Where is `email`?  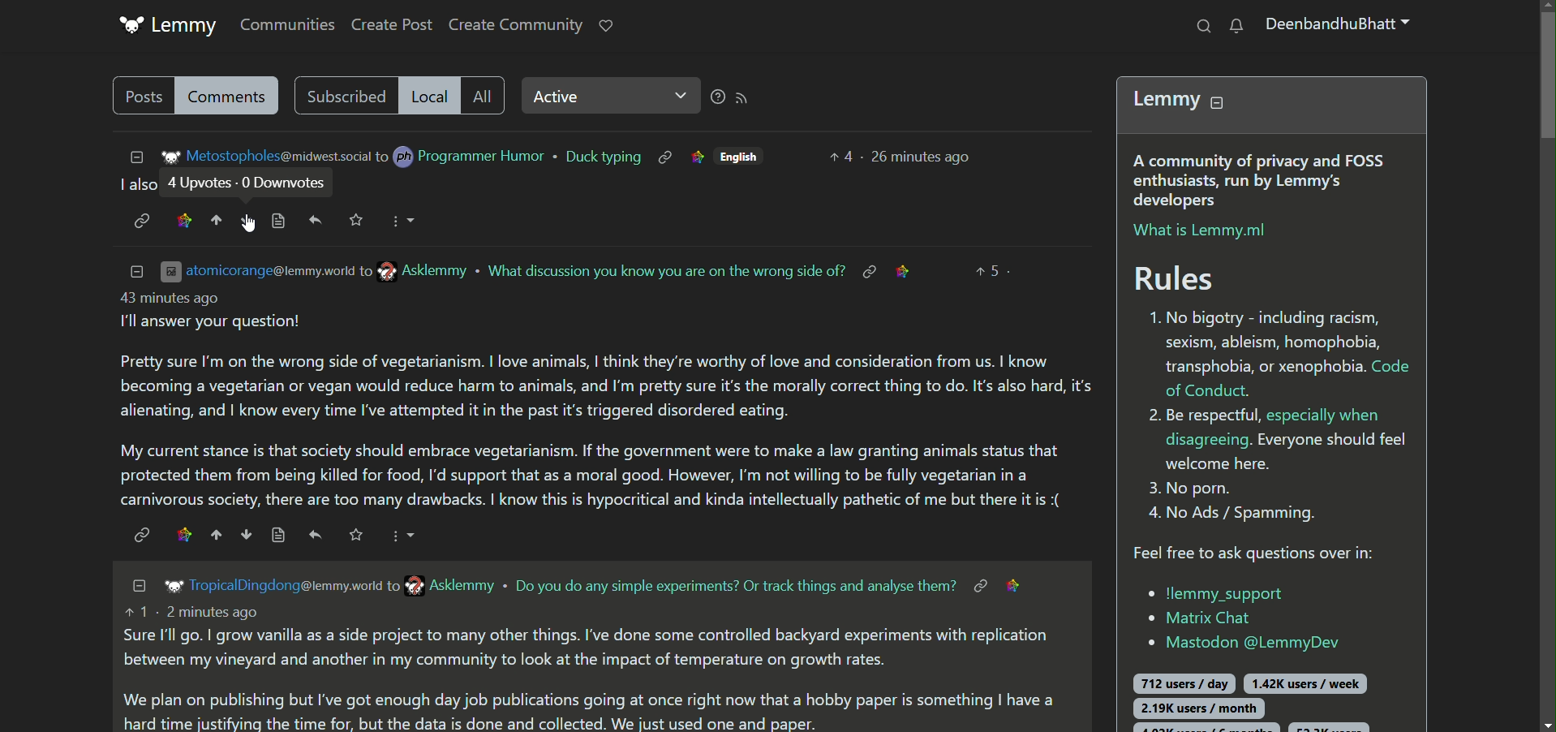
email is located at coordinates (446, 585).